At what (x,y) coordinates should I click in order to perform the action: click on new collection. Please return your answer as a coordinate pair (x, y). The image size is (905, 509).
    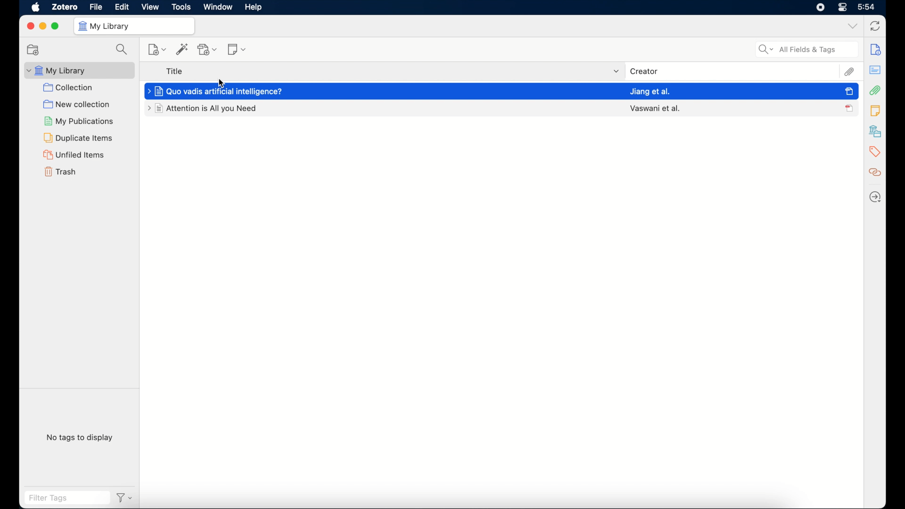
    Looking at the image, I should click on (79, 105).